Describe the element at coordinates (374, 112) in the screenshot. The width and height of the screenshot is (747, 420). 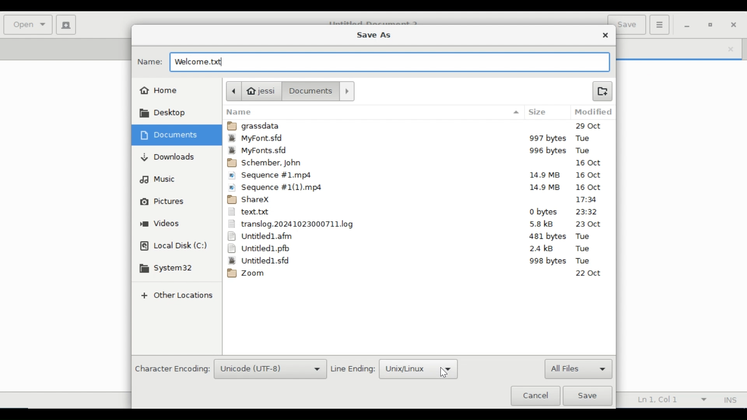
I see `Name` at that location.